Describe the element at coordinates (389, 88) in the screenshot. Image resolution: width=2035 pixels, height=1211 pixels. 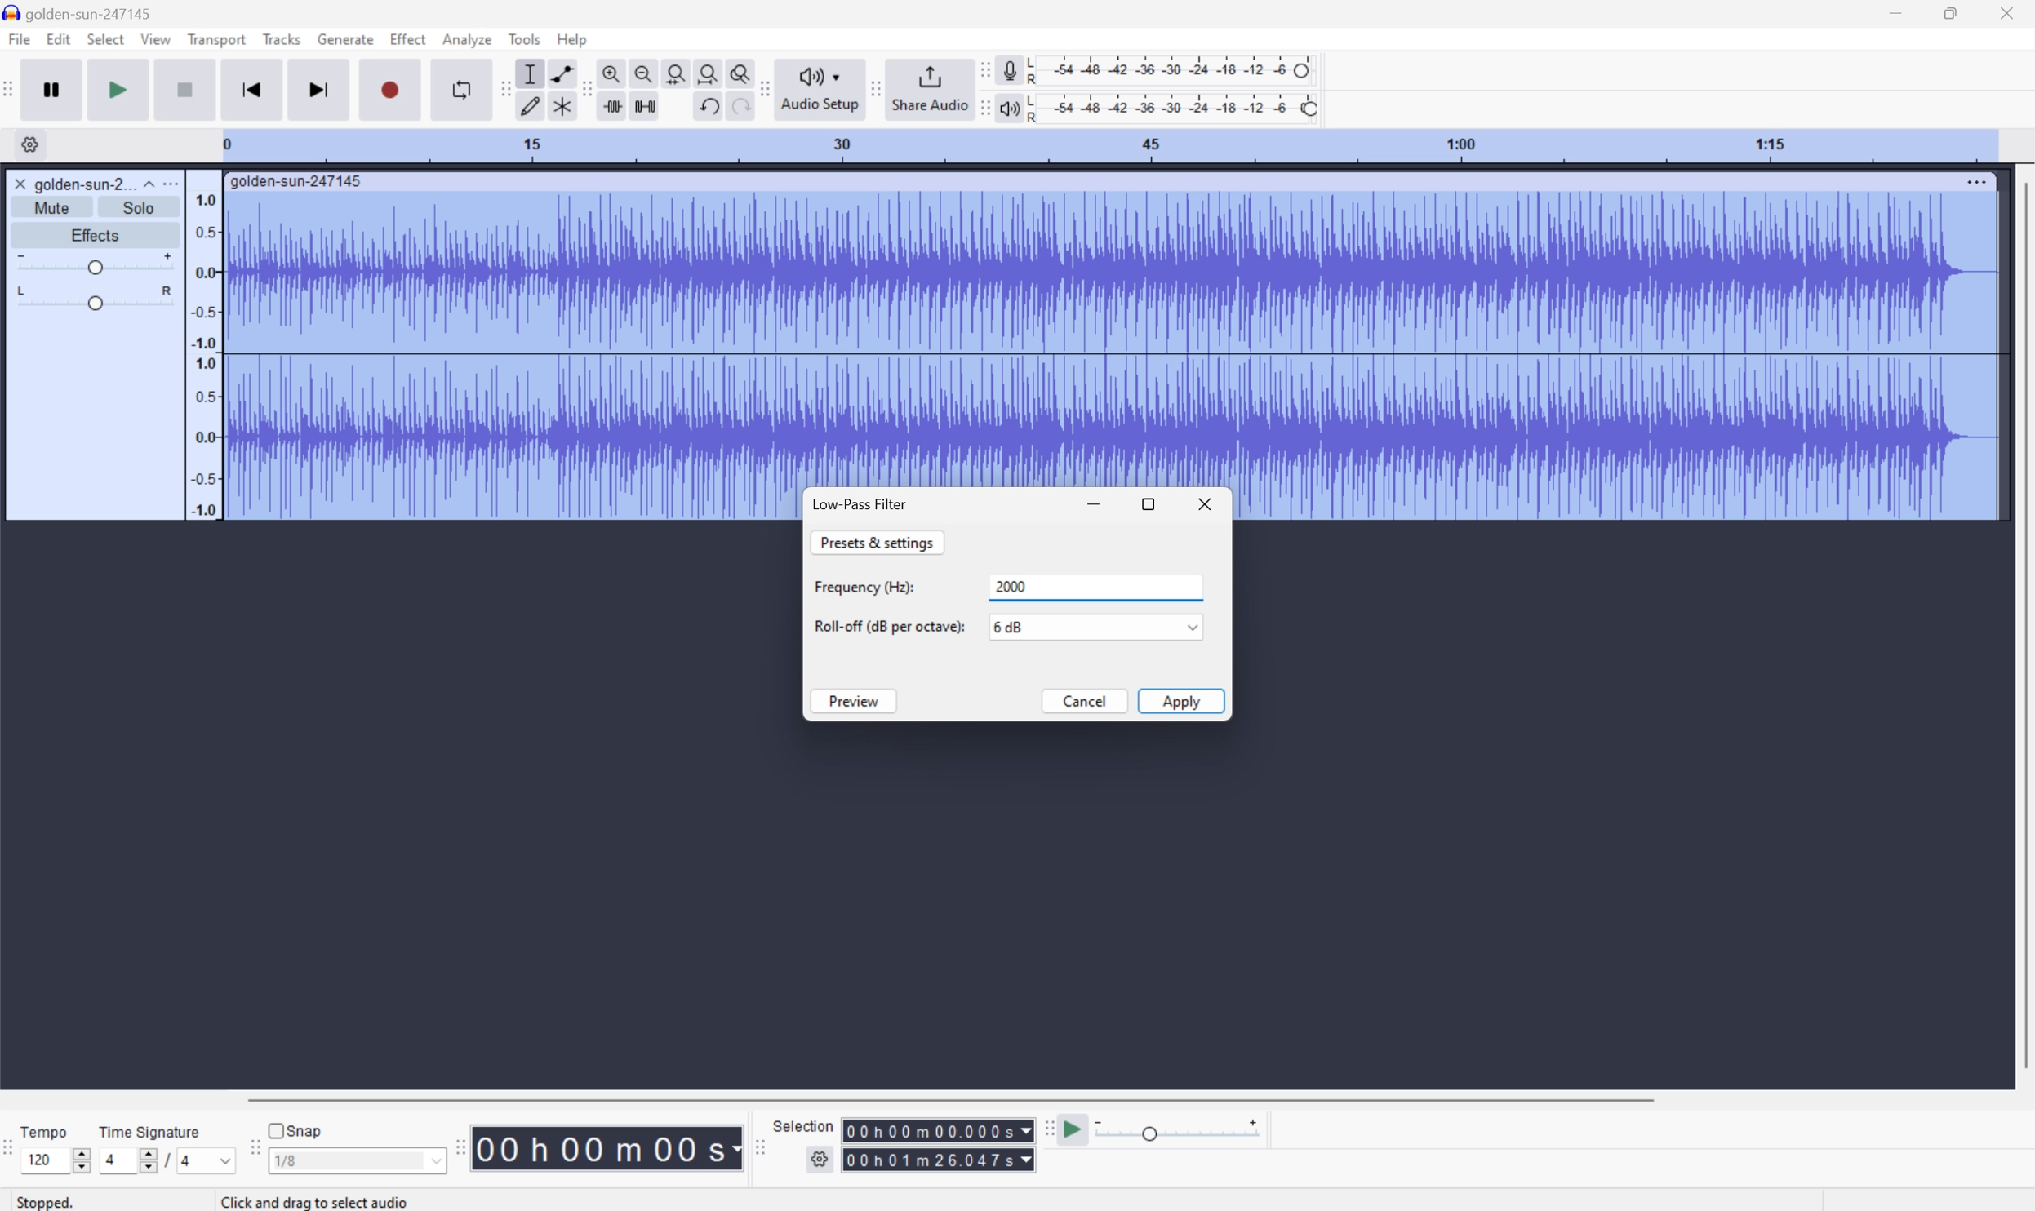
I see `Record / Record new track` at that location.